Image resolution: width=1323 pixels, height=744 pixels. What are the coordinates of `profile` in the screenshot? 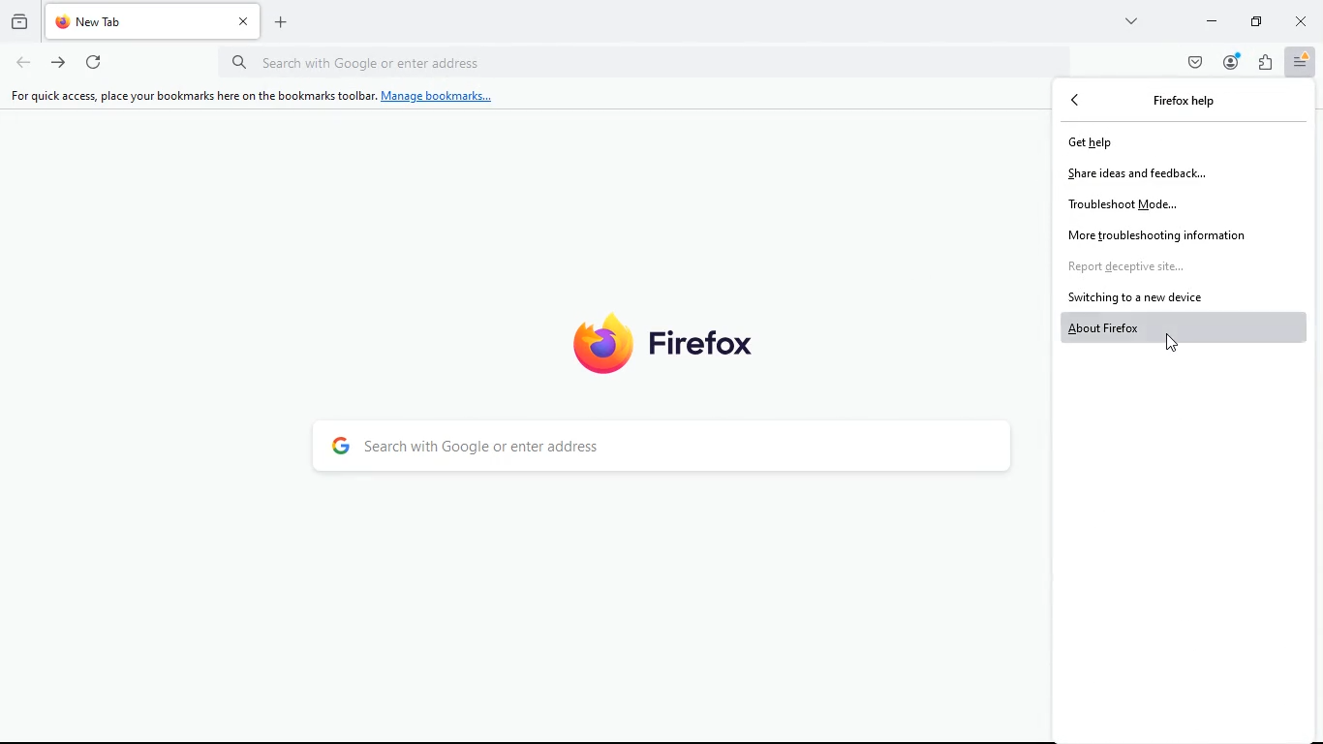 It's located at (1230, 63).